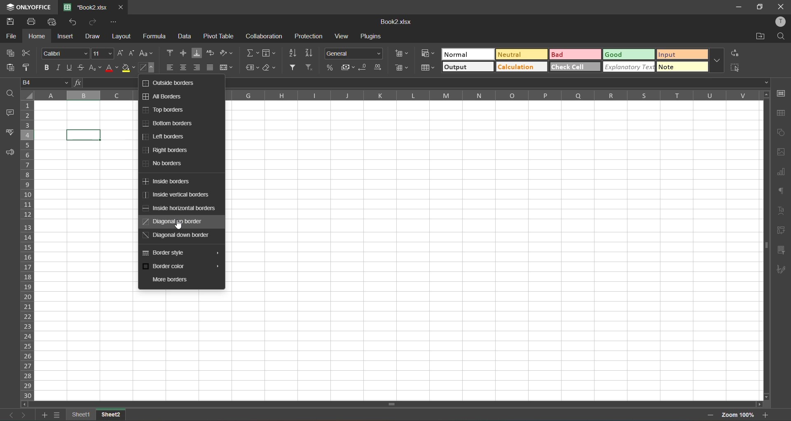  Describe the element at coordinates (29, 54) in the screenshot. I see `cut` at that location.